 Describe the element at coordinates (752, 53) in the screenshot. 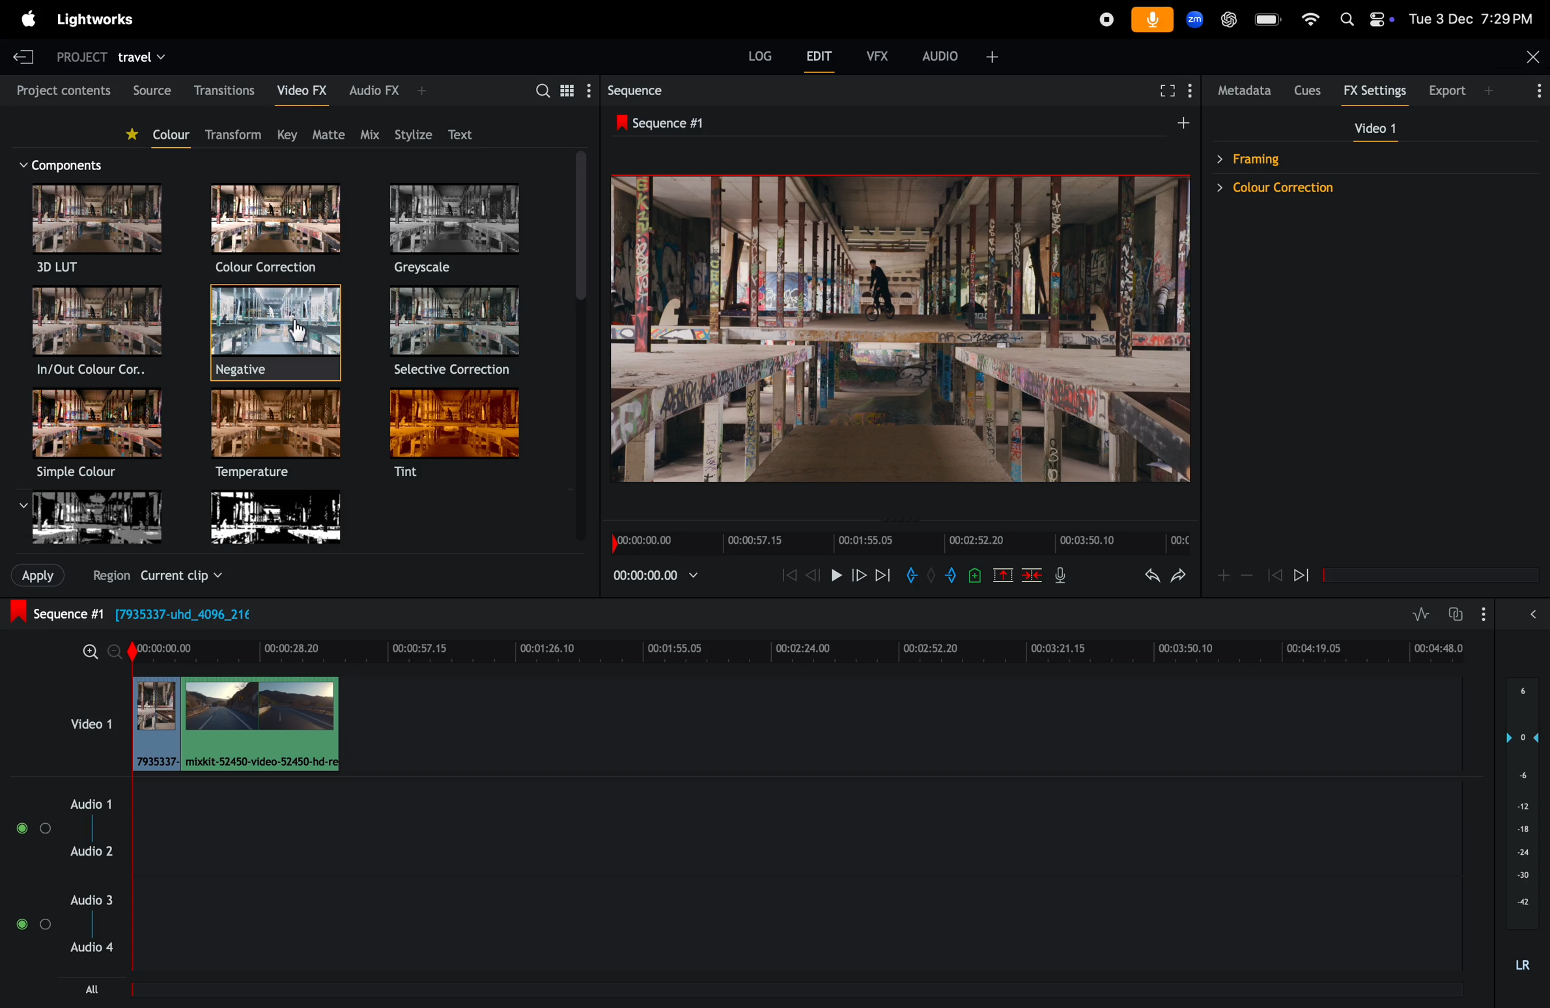

I see `Log` at that location.